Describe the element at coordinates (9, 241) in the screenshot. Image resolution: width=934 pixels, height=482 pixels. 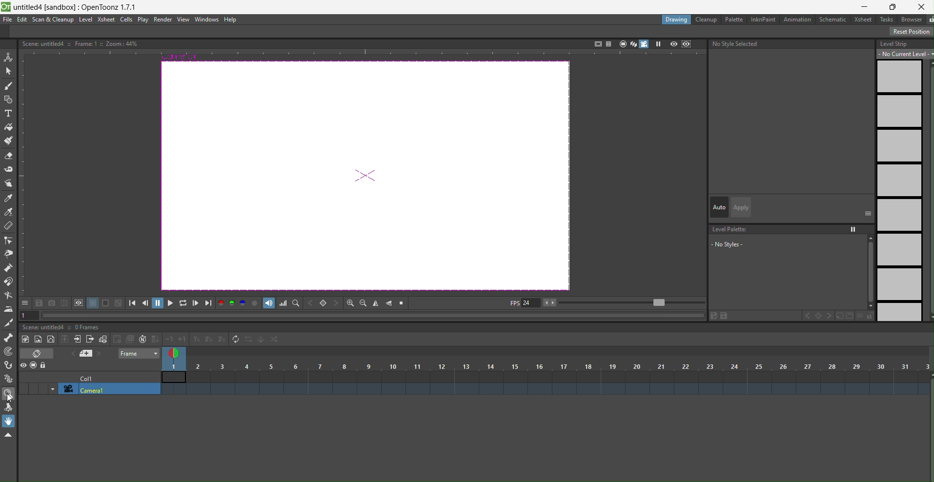
I see `control point editor tool` at that location.